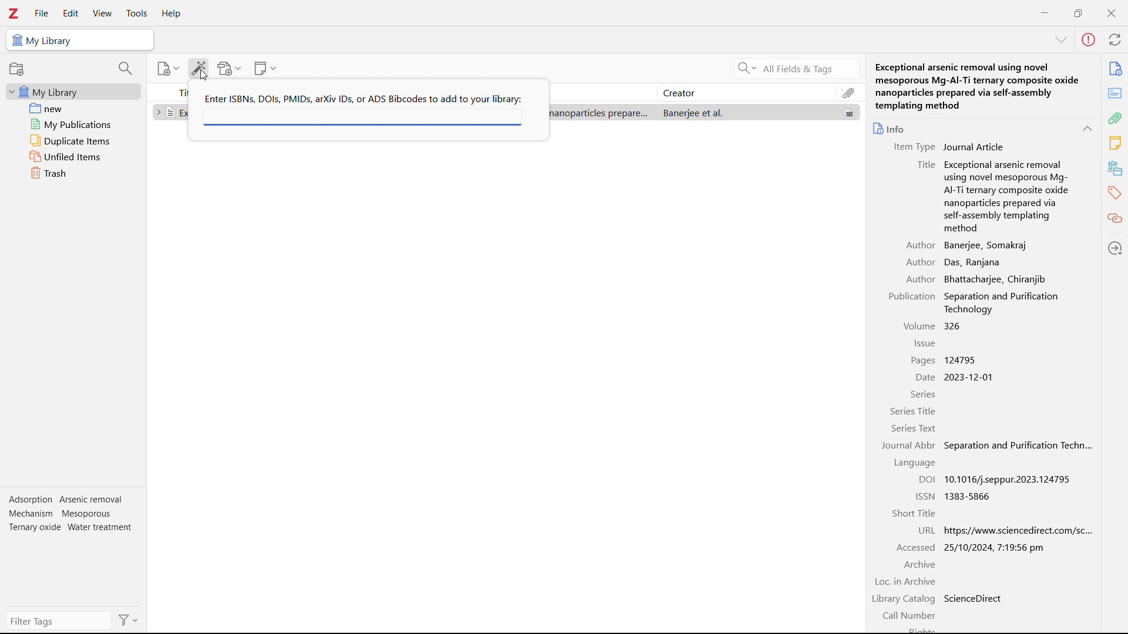  I want to click on Locate in archive, so click(906, 582).